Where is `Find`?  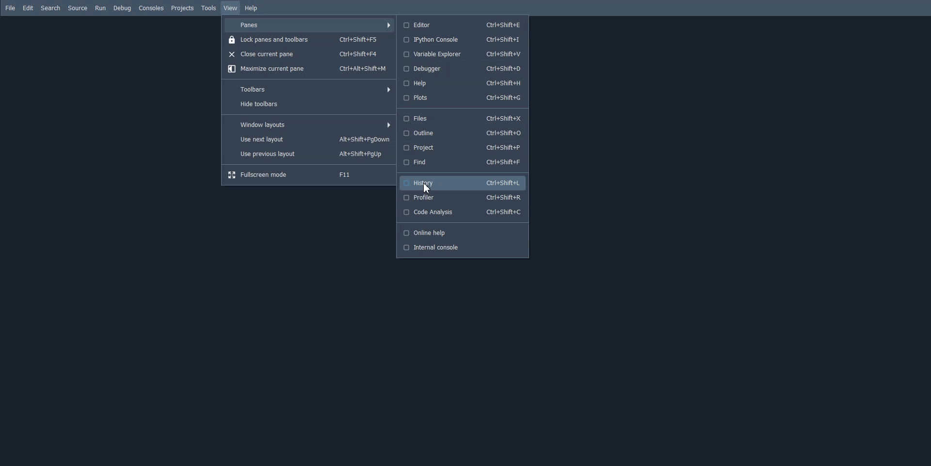 Find is located at coordinates (461, 162).